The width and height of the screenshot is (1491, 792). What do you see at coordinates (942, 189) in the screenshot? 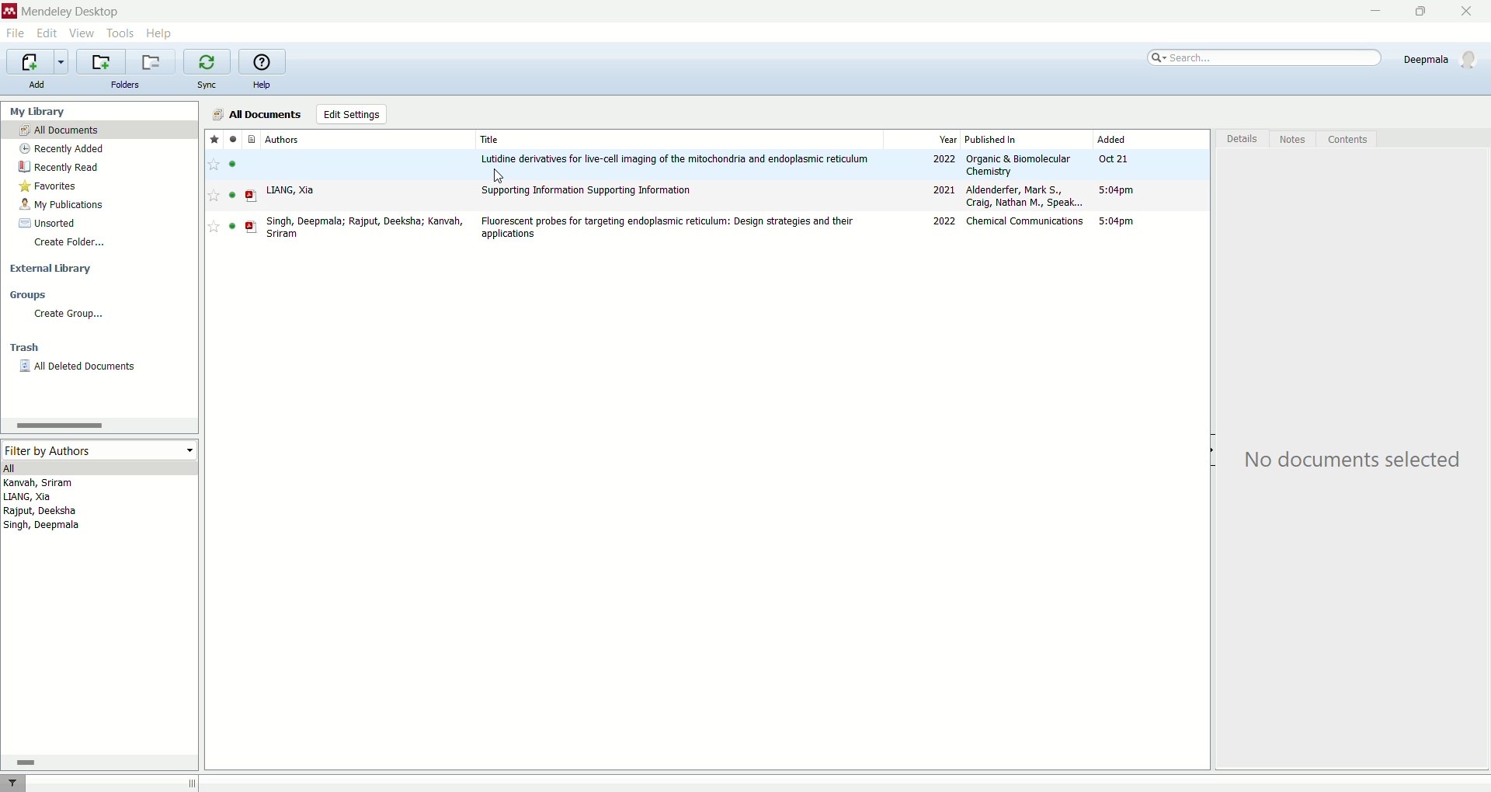
I see `2021` at bounding box center [942, 189].